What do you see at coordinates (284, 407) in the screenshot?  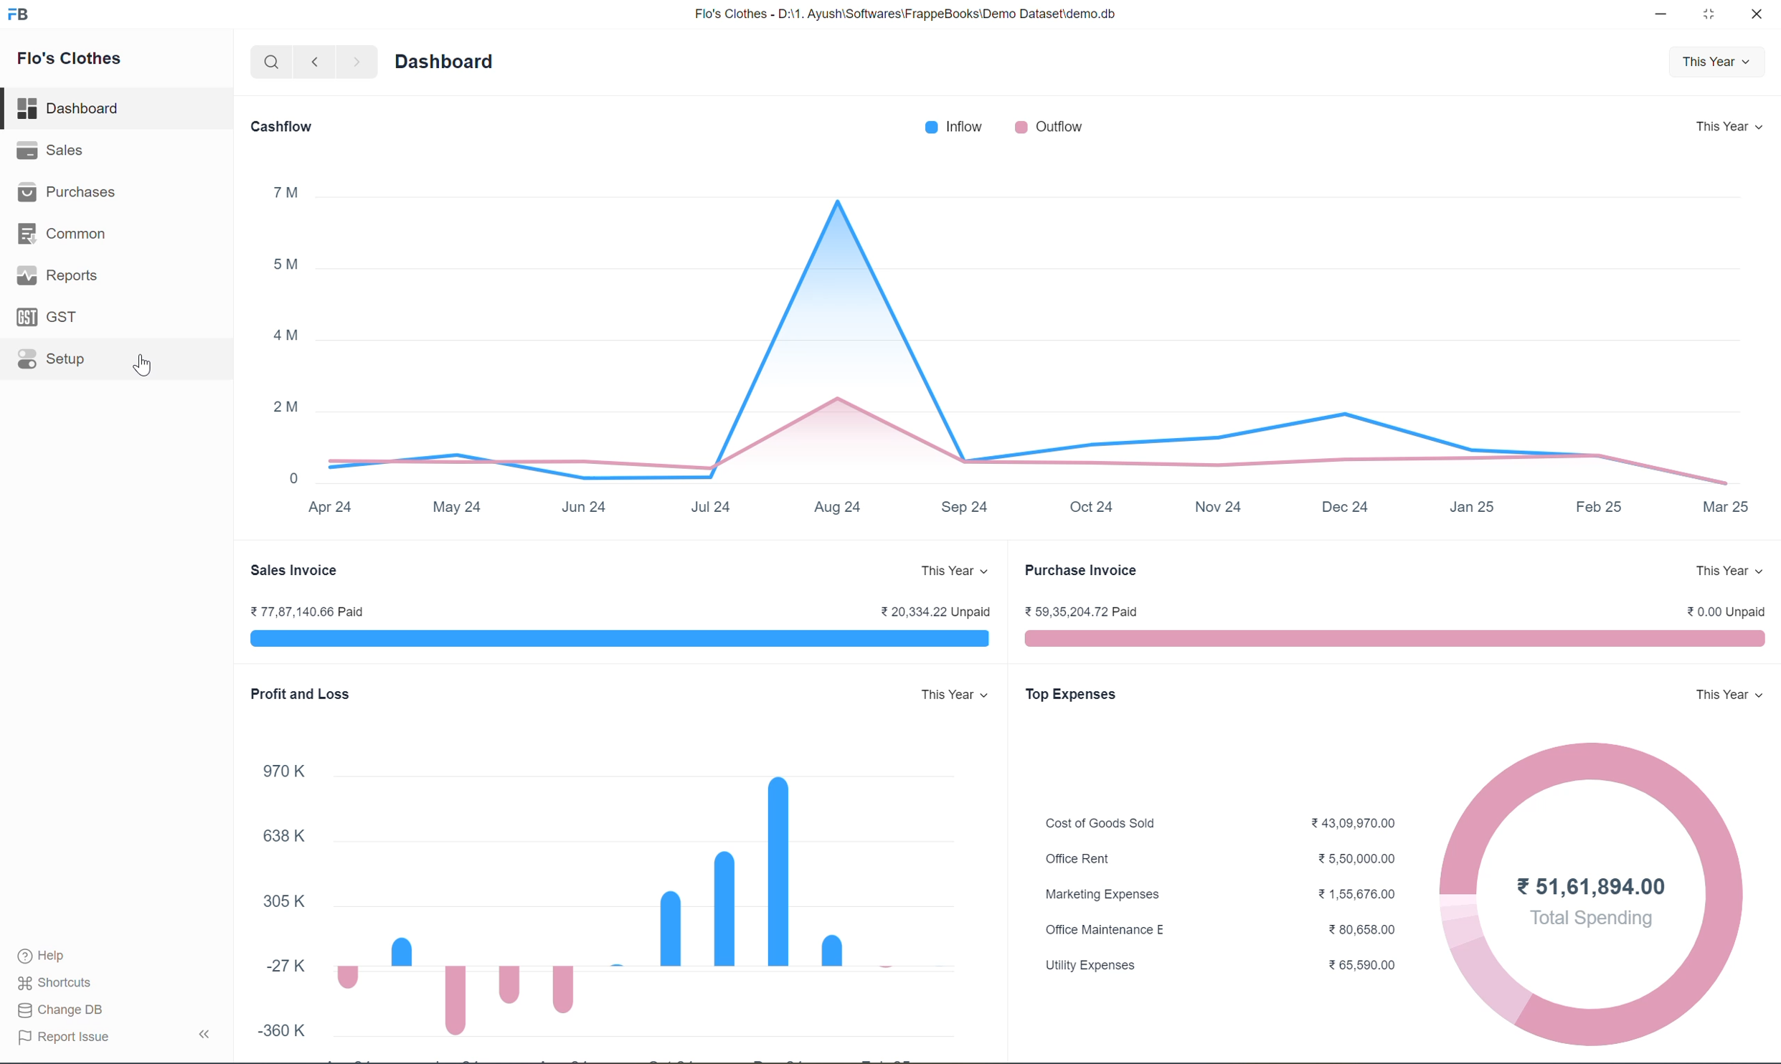 I see `2M` at bounding box center [284, 407].